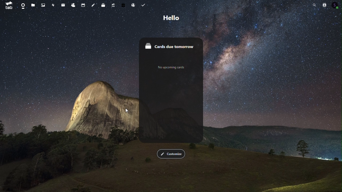 This screenshot has width=342, height=192. Describe the element at coordinates (123, 5) in the screenshot. I see `Free trial` at that location.